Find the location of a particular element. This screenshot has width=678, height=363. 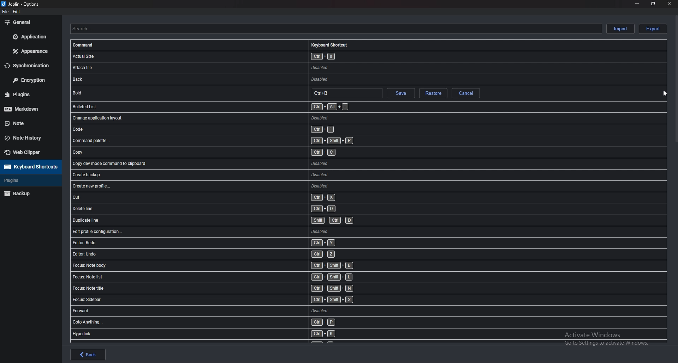

shortcut is located at coordinates (232, 265).